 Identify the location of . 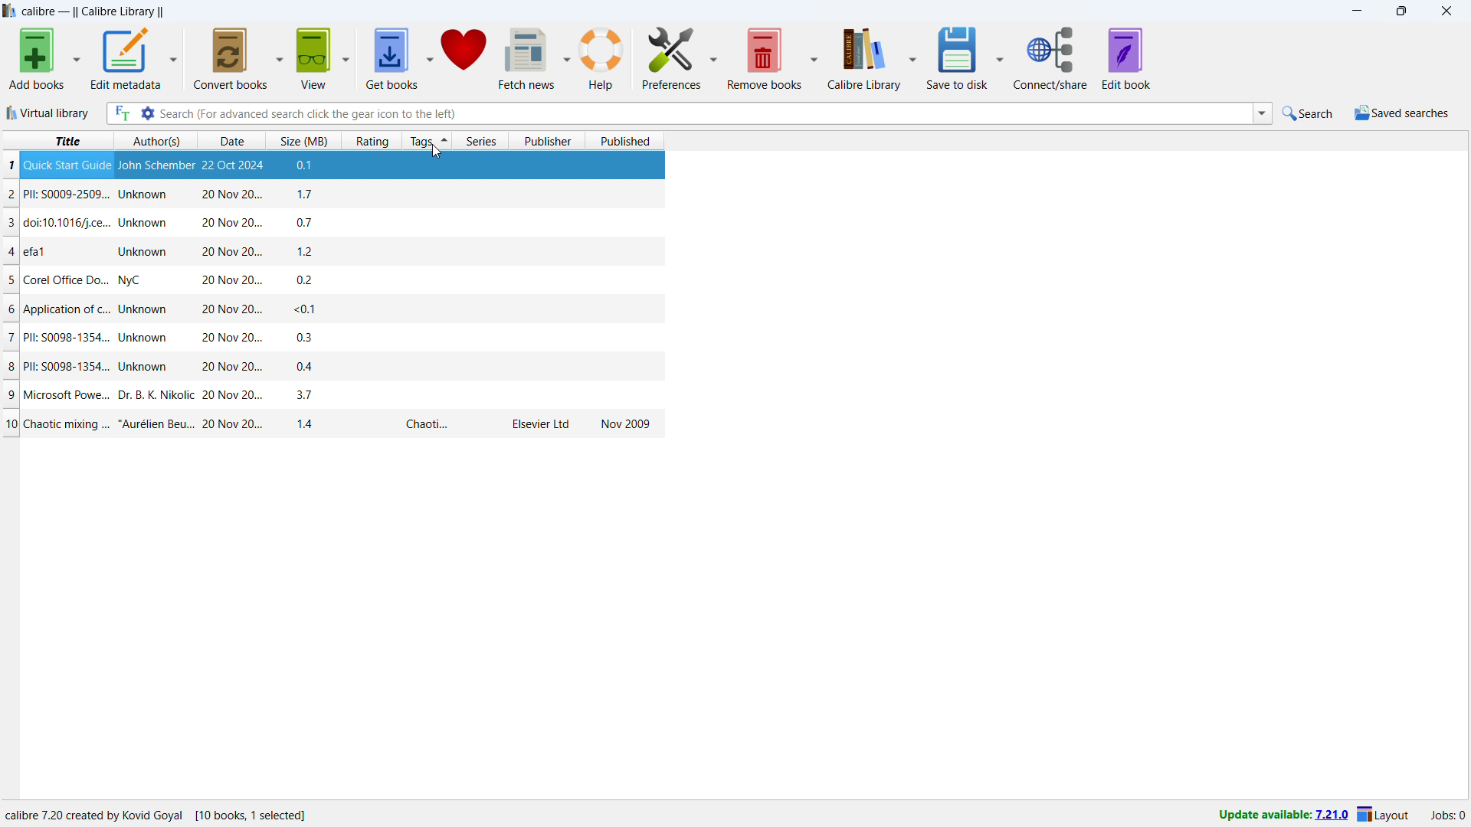
(466, 56).